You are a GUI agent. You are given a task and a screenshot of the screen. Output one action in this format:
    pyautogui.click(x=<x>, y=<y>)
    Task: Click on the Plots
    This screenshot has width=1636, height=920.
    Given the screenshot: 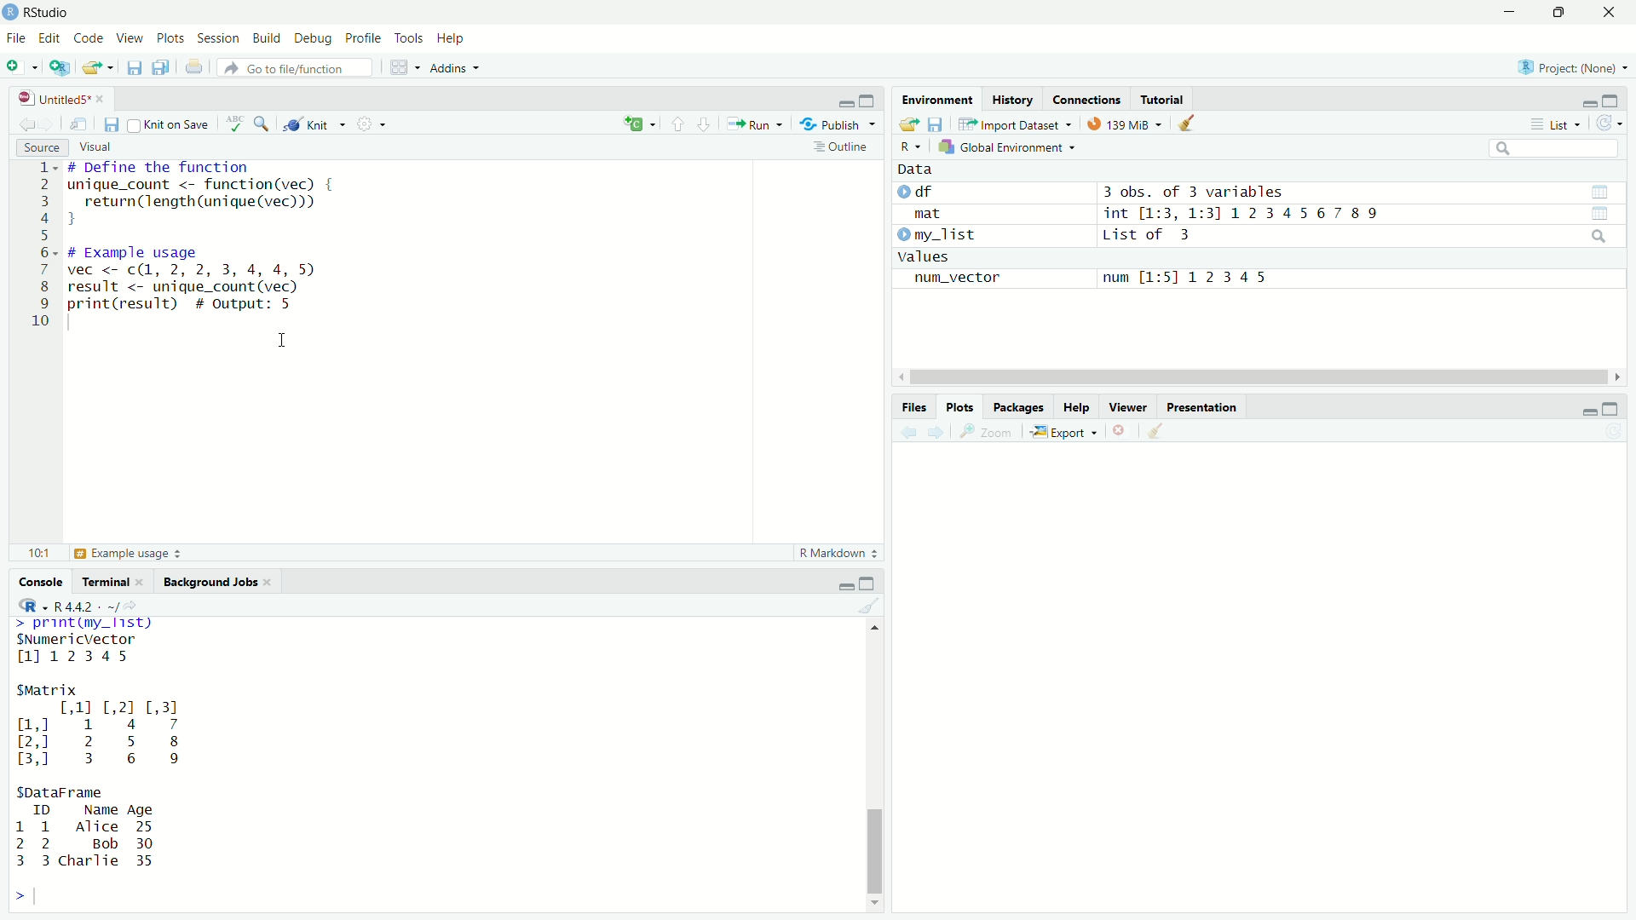 What is the action you would take?
    pyautogui.click(x=962, y=407)
    